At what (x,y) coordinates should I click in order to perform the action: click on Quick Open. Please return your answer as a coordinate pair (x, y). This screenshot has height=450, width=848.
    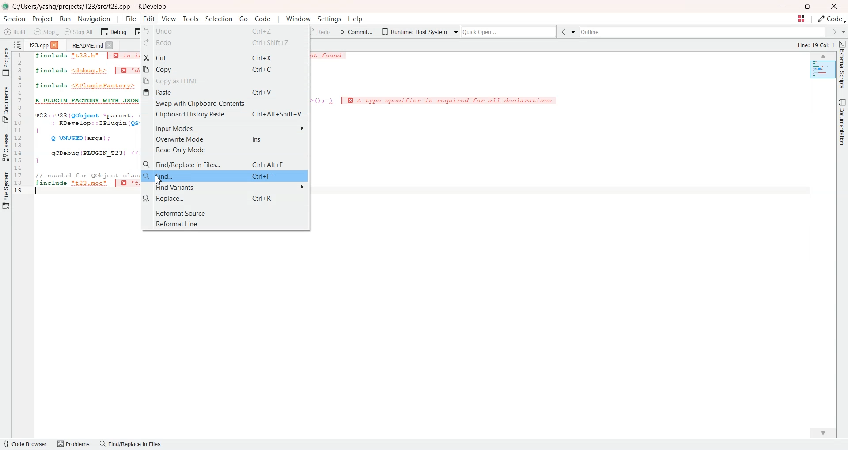
    Looking at the image, I should click on (801, 19).